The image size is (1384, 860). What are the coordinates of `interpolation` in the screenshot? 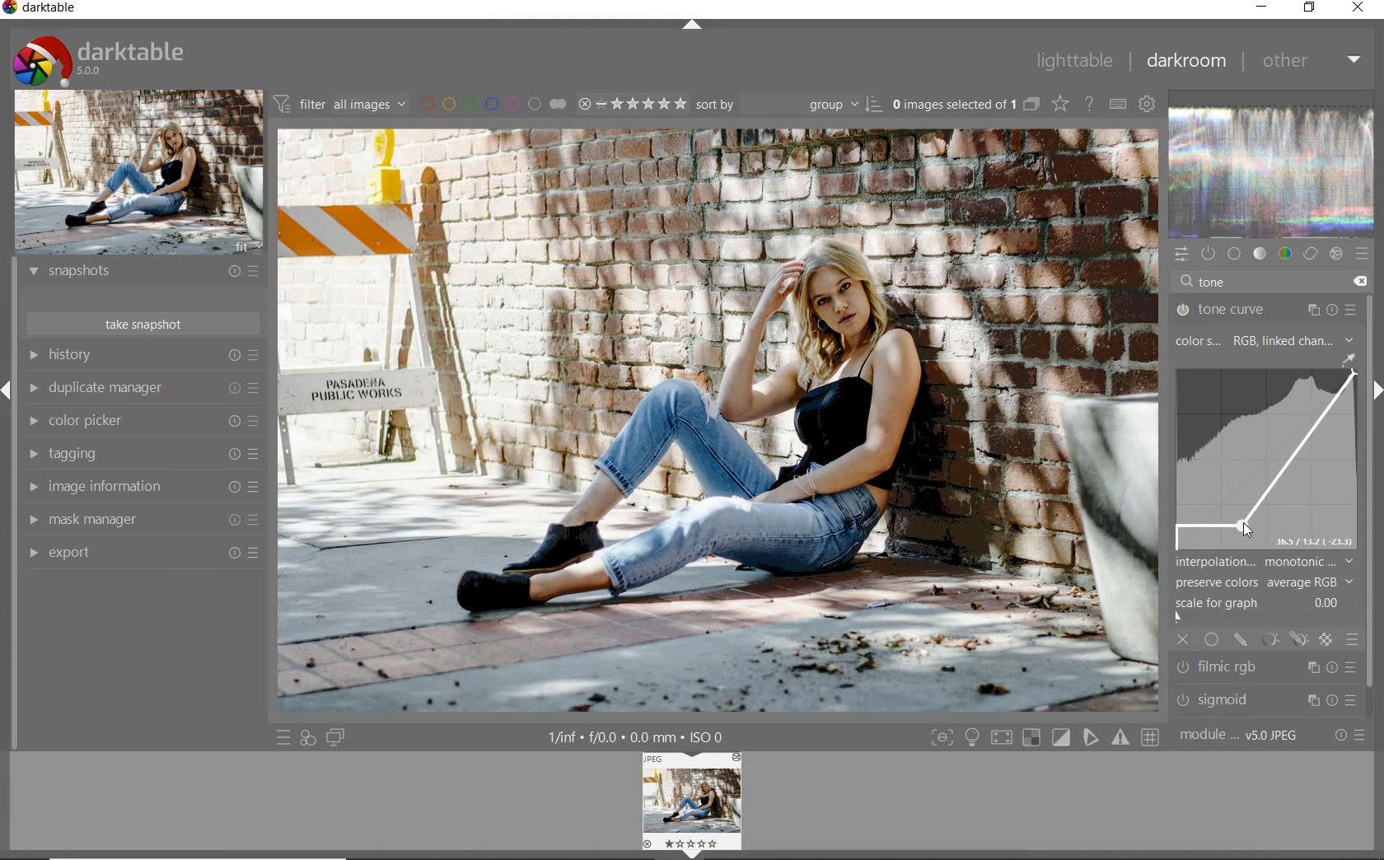 It's located at (1266, 562).